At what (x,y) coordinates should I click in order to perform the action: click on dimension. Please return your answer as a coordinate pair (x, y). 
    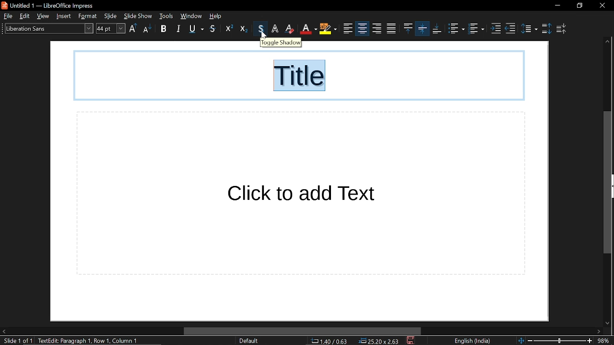
    Looking at the image, I should click on (379, 341).